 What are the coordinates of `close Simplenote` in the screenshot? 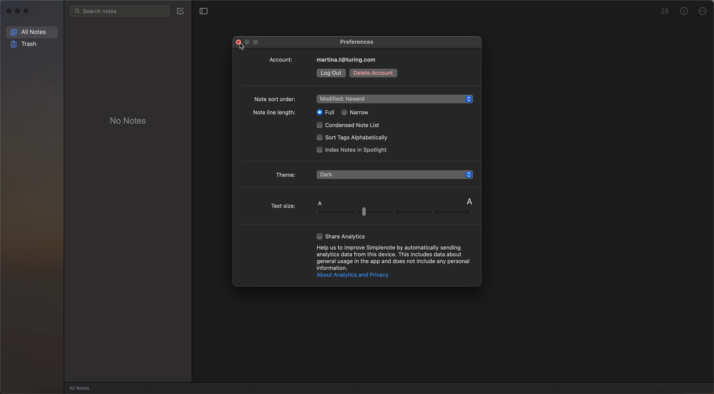 It's located at (8, 11).